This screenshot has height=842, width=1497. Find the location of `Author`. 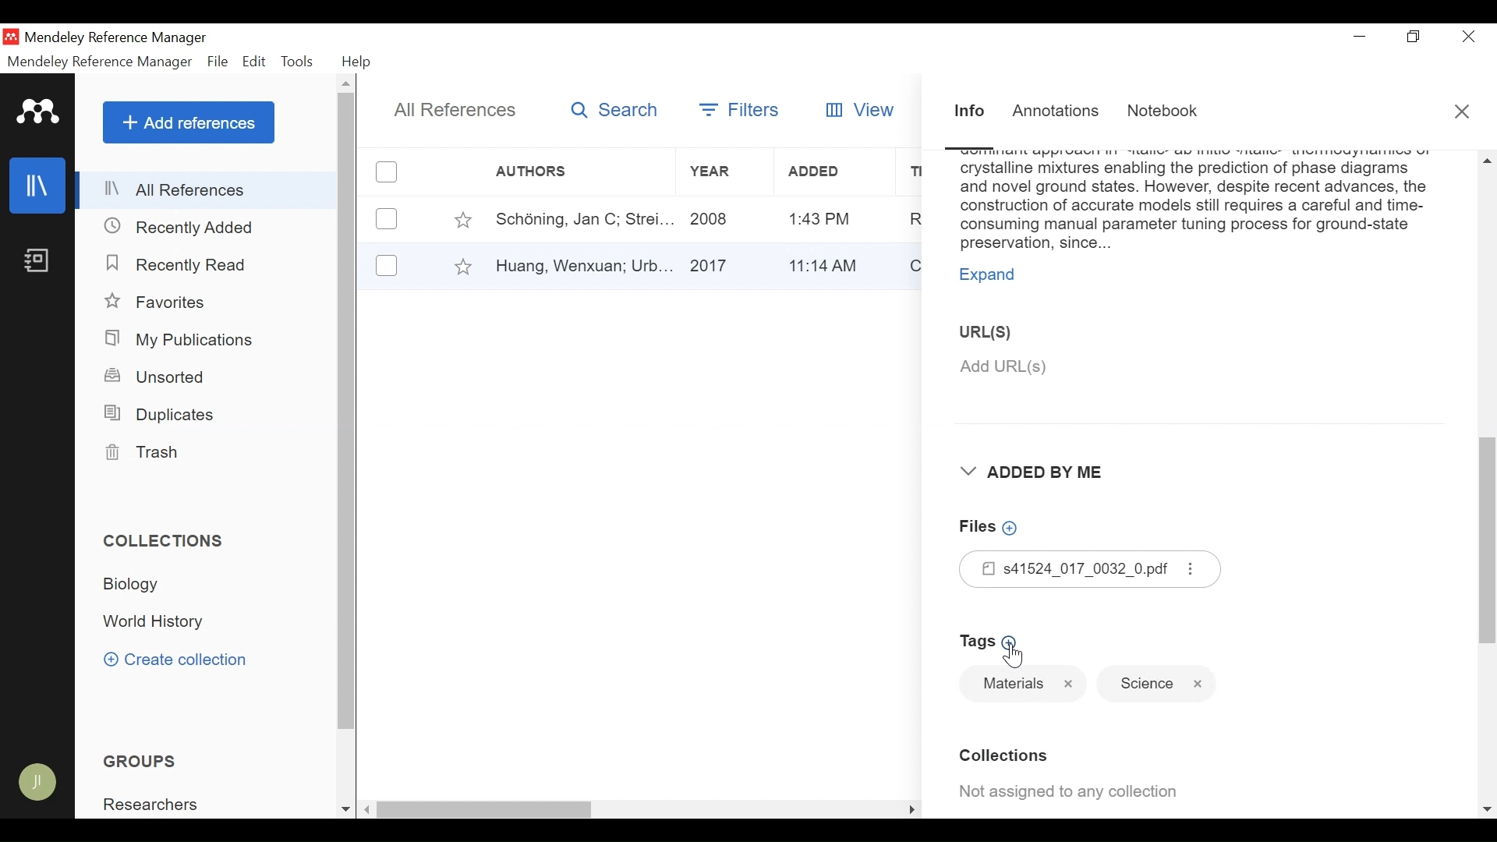

Author is located at coordinates (557, 172).